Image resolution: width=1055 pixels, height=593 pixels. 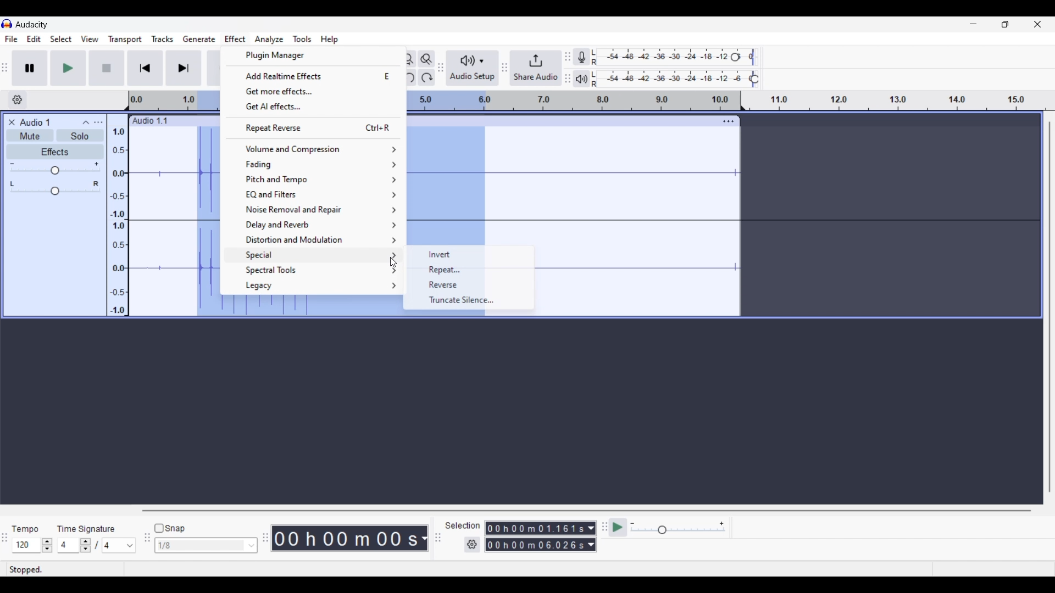 What do you see at coordinates (313, 255) in the screenshot?
I see `Special options` at bounding box center [313, 255].